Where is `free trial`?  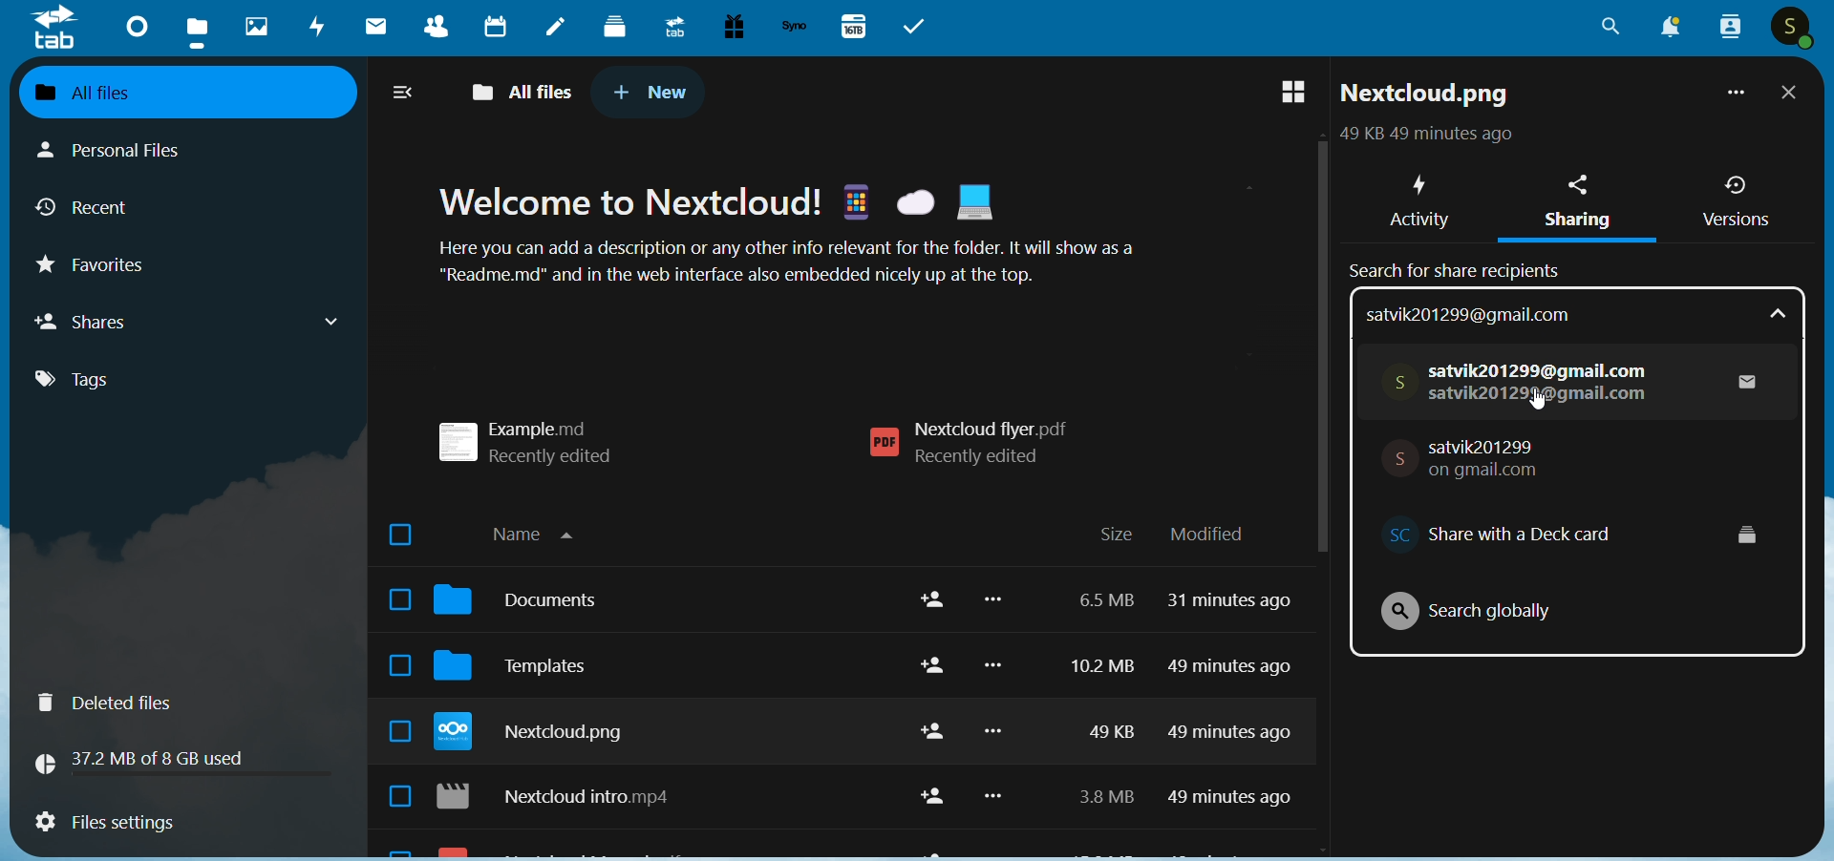 free trial is located at coordinates (729, 27).